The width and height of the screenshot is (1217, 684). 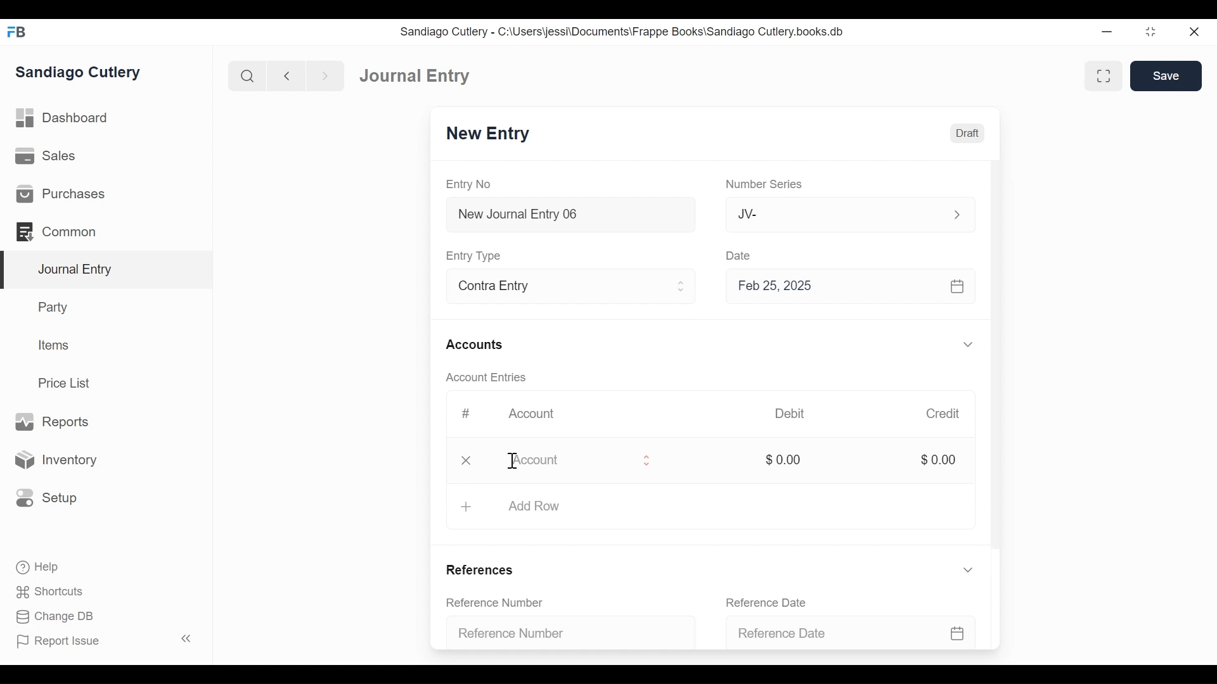 What do you see at coordinates (681, 286) in the screenshot?
I see `Expand` at bounding box center [681, 286].